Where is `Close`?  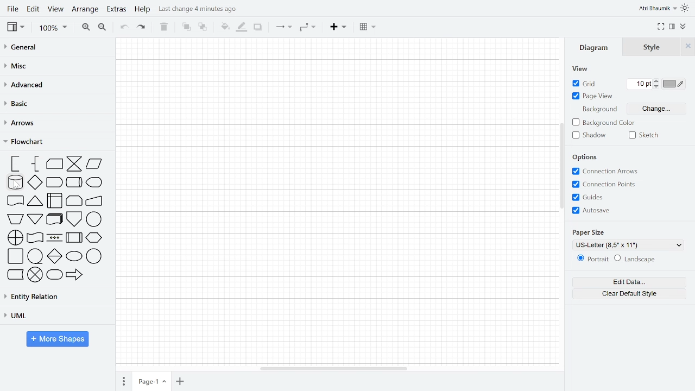 Close is located at coordinates (687, 48).